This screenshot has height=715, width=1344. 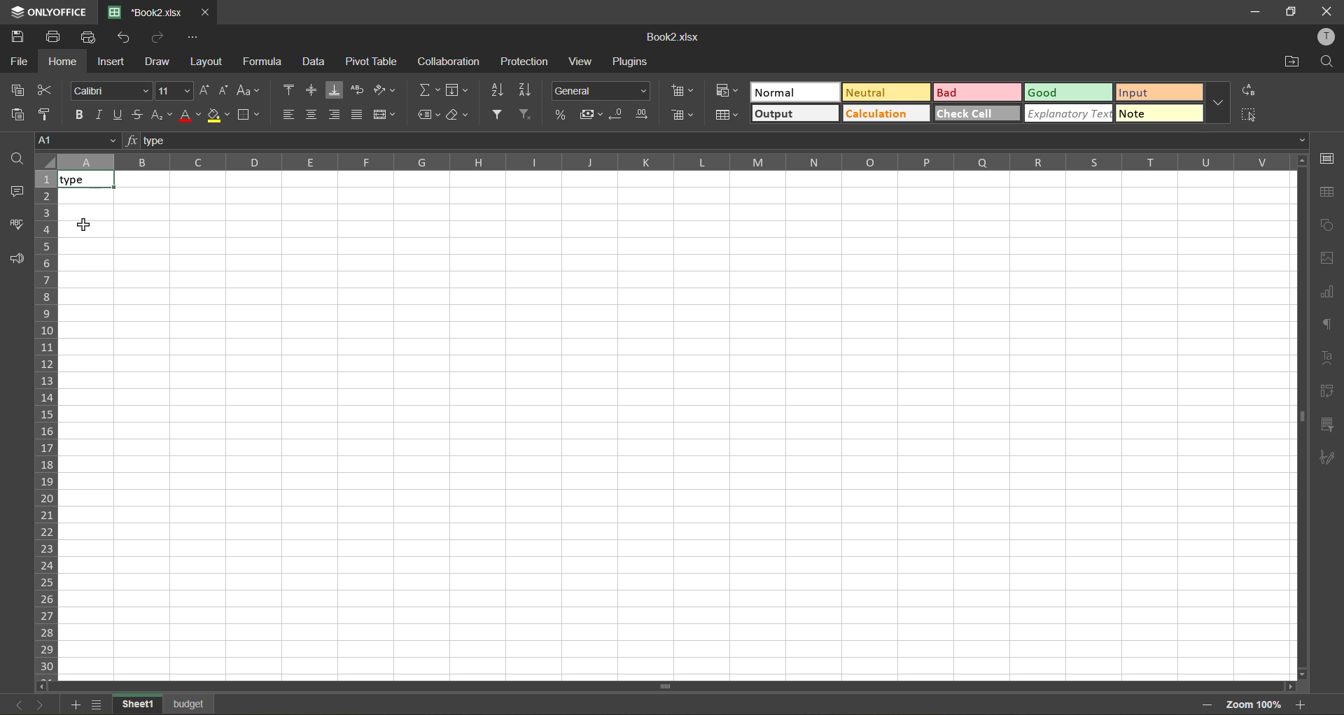 What do you see at coordinates (15, 225) in the screenshot?
I see `spellcheck` at bounding box center [15, 225].